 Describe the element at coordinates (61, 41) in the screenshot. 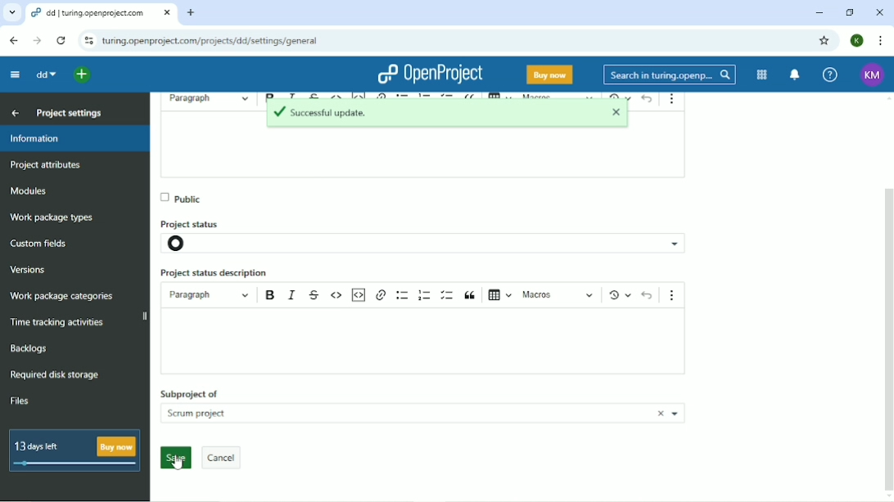

I see `Reload this page` at that location.